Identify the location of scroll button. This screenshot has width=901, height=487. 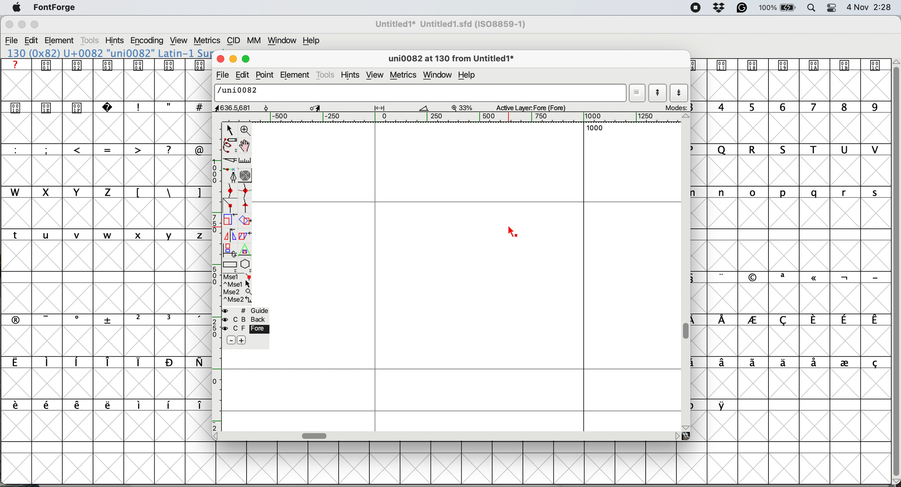
(687, 117).